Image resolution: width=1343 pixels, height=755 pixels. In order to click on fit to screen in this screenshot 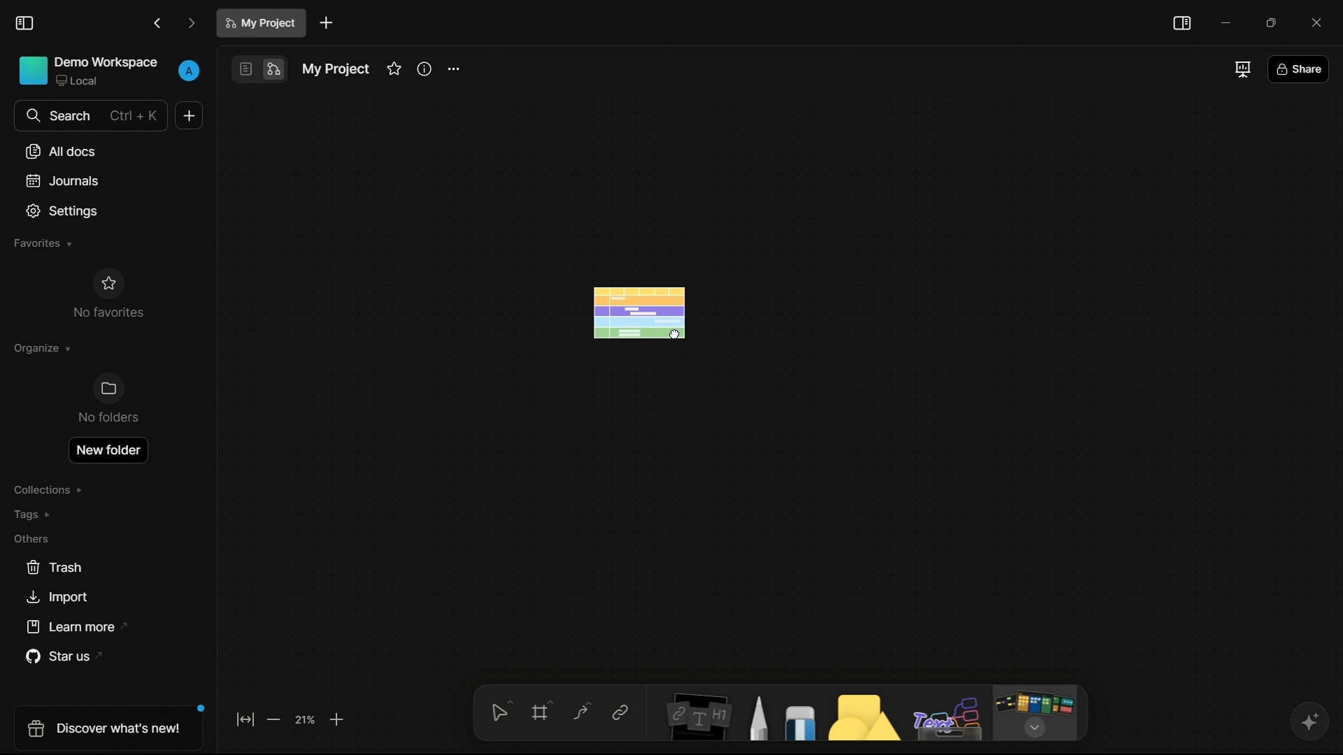, I will do `click(244, 722)`.